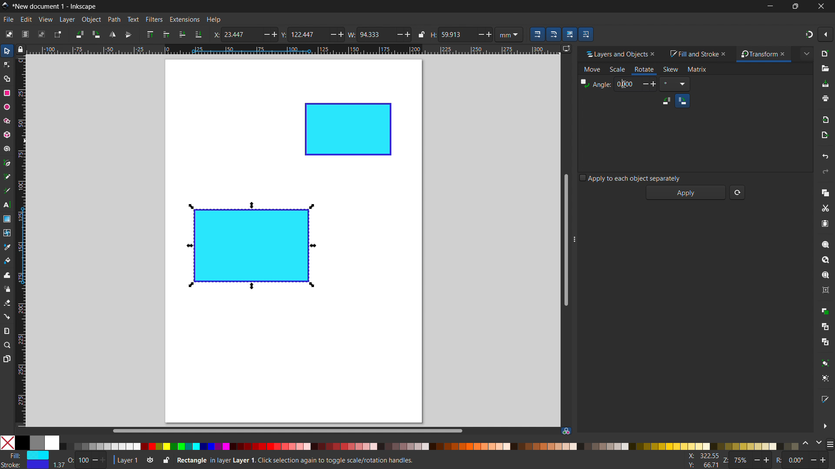 The image size is (835, 469). What do you see at coordinates (826, 399) in the screenshot?
I see `open fill and stroke` at bounding box center [826, 399].